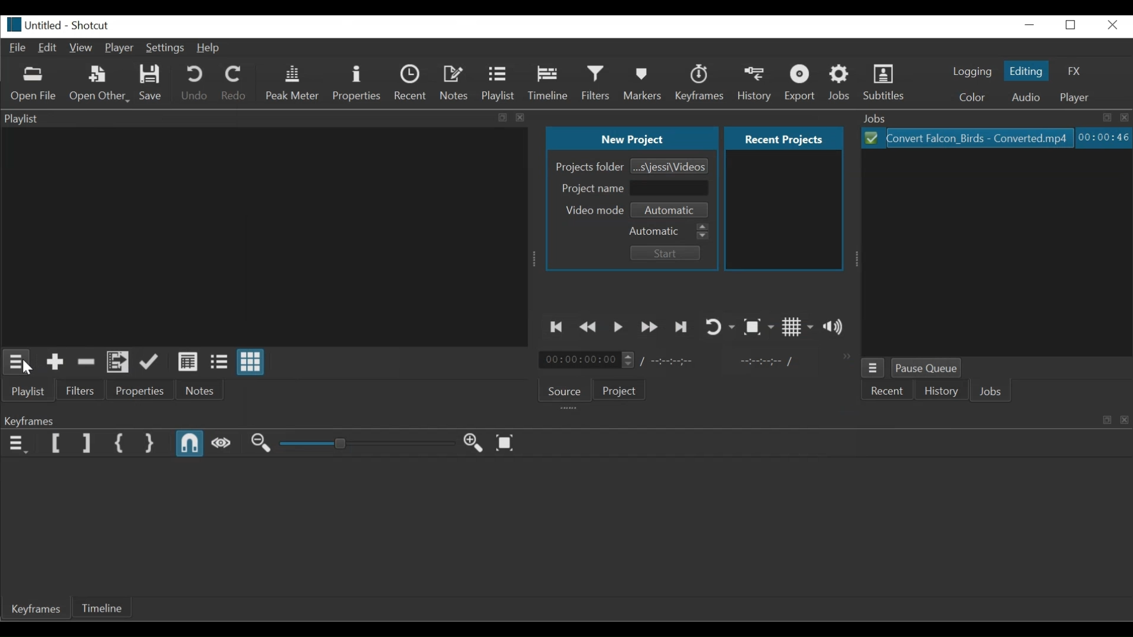 The height and width of the screenshot is (637, 1133). What do you see at coordinates (994, 118) in the screenshot?
I see `Jobs` at bounding box center [994, 118].